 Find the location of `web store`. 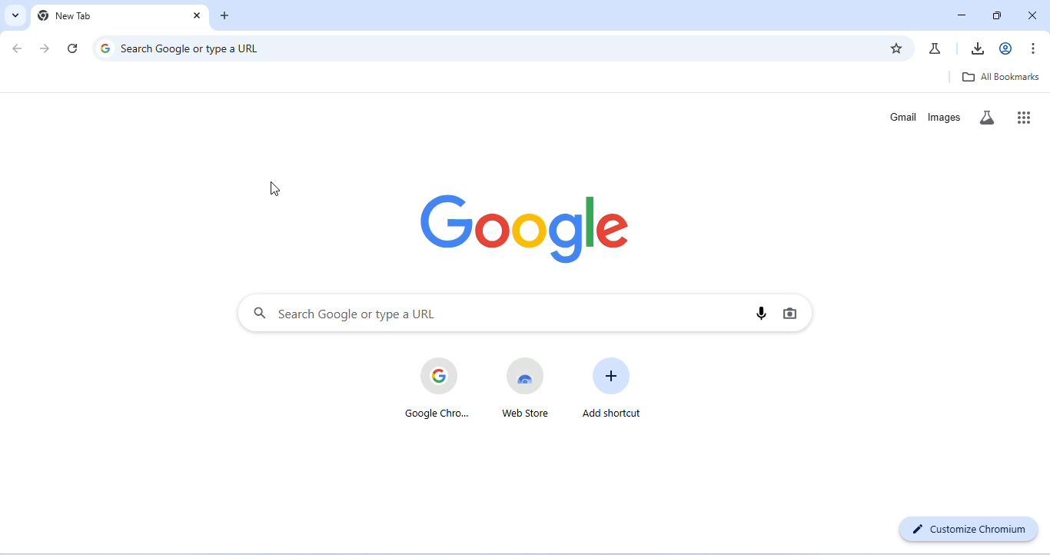

web store is located at coordinates (527, 387).